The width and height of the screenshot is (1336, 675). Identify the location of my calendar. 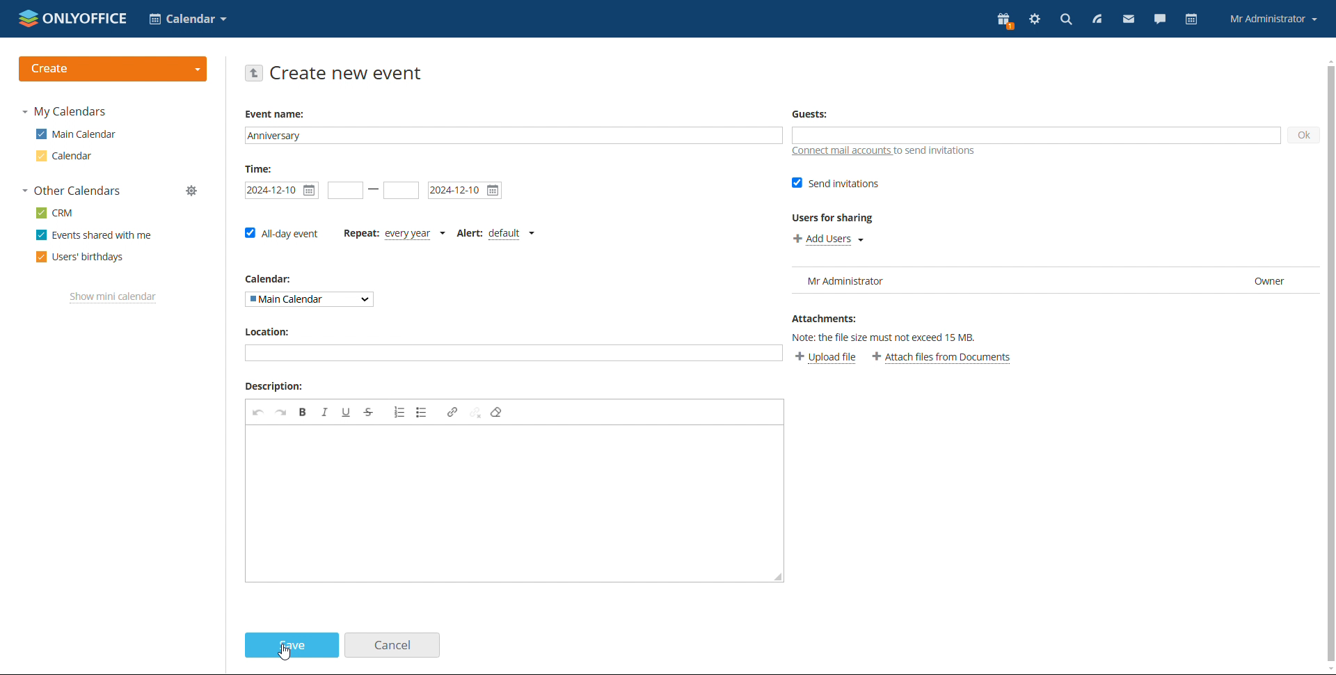
(70, 113).